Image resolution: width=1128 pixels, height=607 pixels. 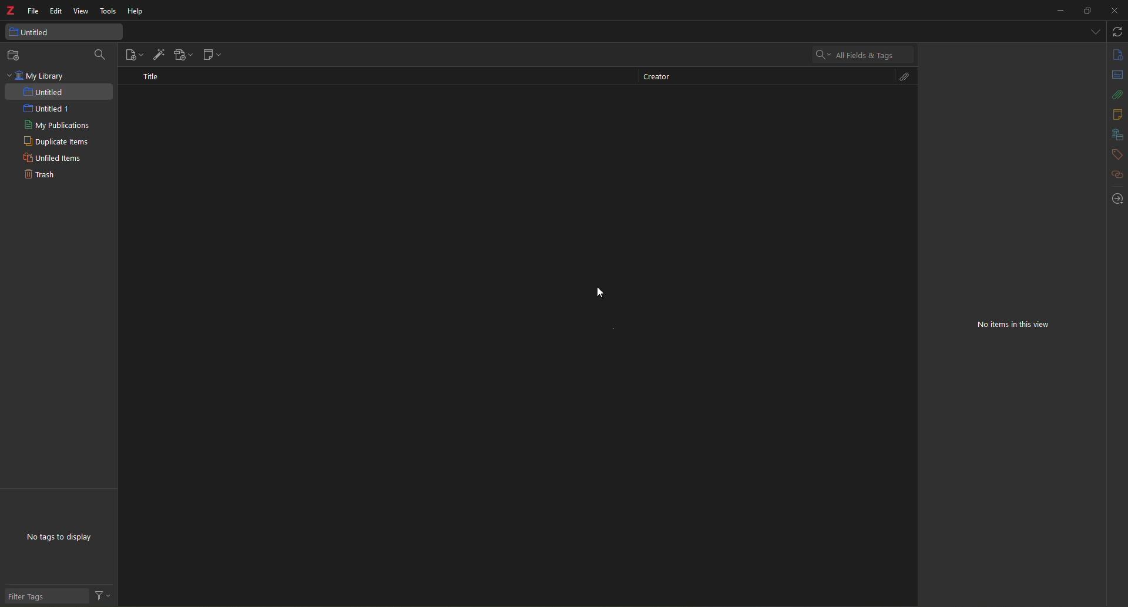 What do you see at coordinates (99, 53) in the screenshot?
I see `search` at bounding box center [99, 53].